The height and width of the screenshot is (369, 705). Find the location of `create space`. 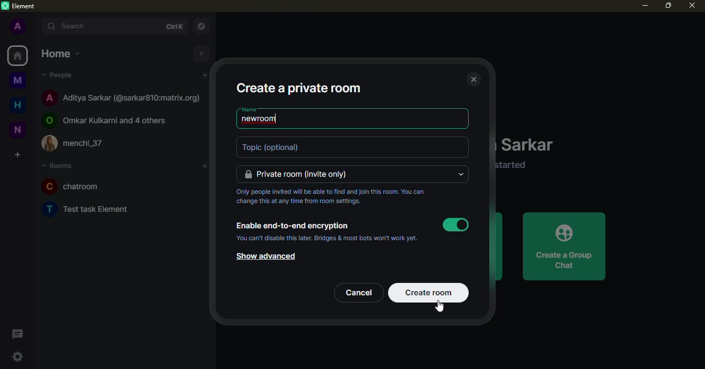

create space is located at coordinates (21, 155).